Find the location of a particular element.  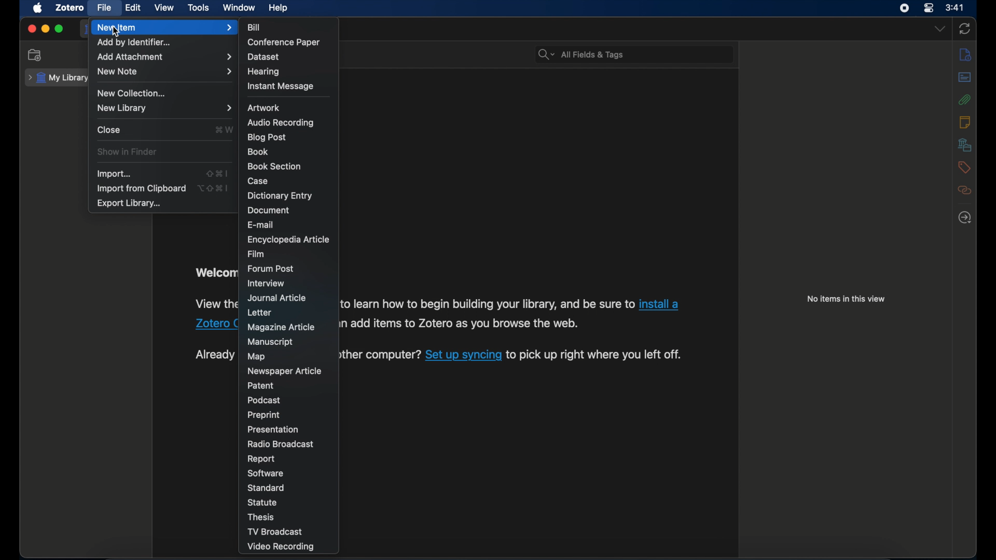

maximize is located at coordinates (59, 29).